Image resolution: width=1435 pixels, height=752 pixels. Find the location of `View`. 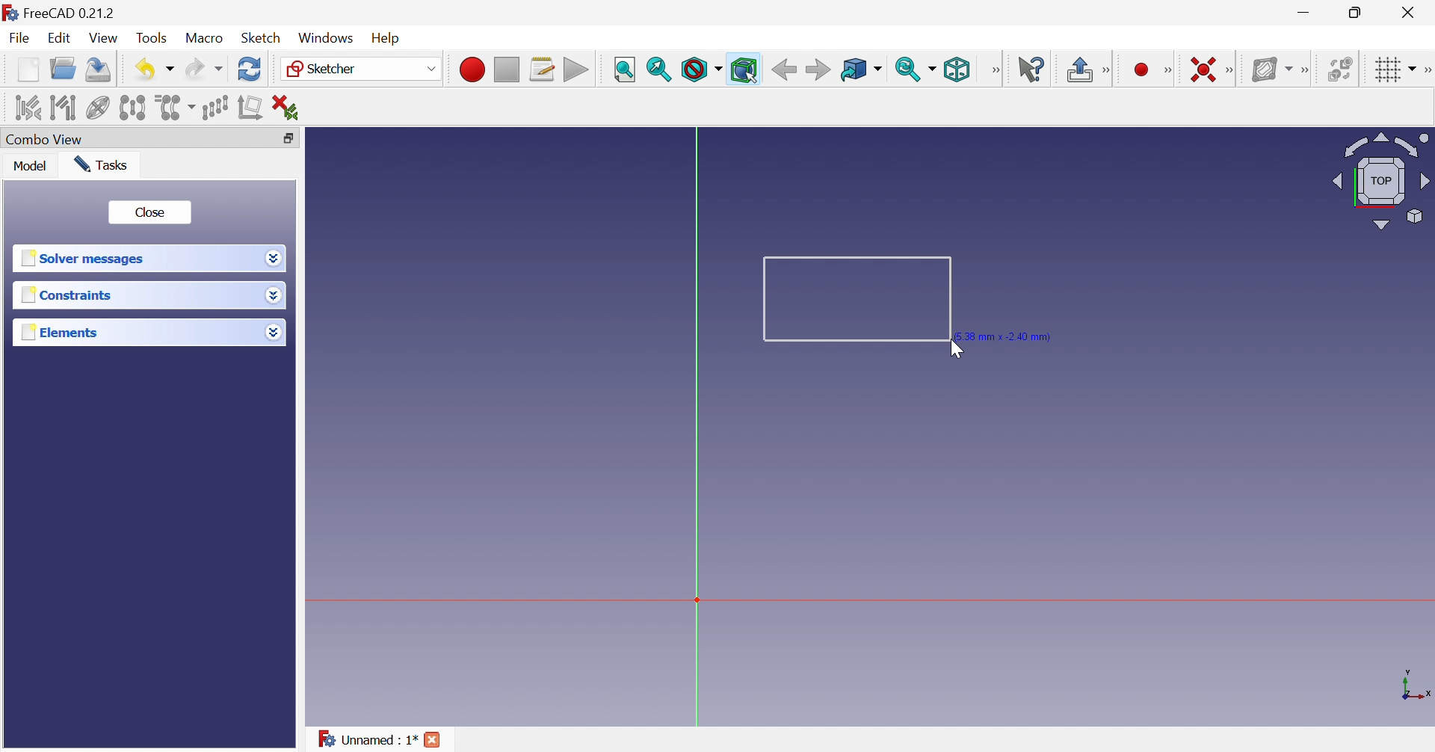

View is located at coordinates (102, 39).